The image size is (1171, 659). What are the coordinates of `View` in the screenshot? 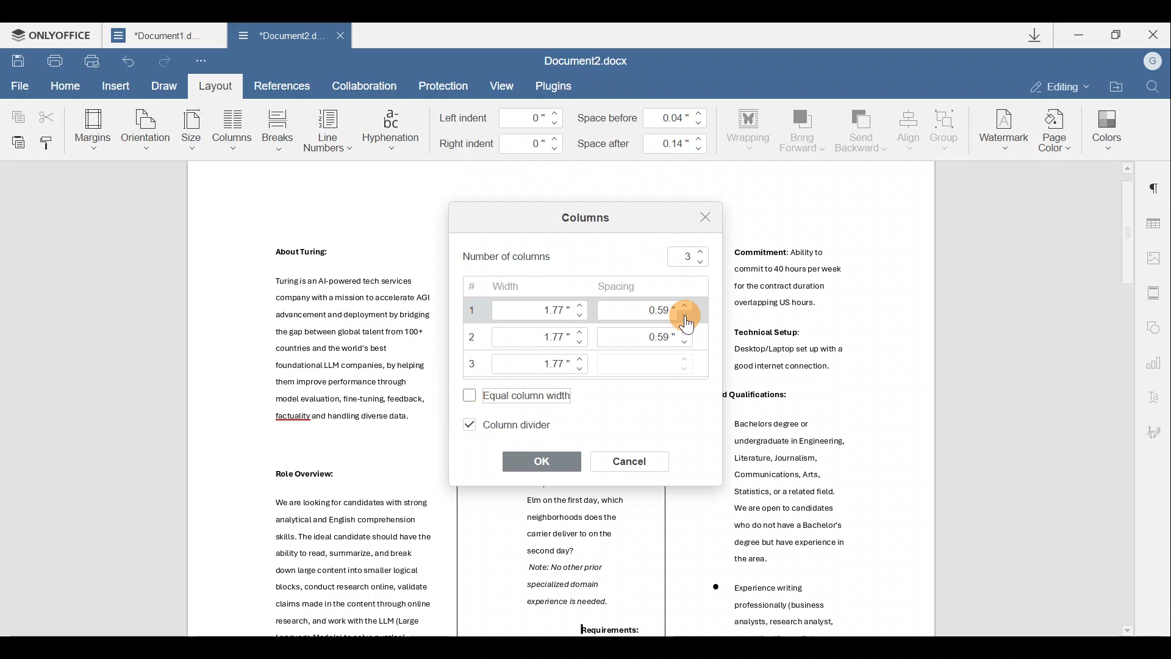 It's located at (503, 85).